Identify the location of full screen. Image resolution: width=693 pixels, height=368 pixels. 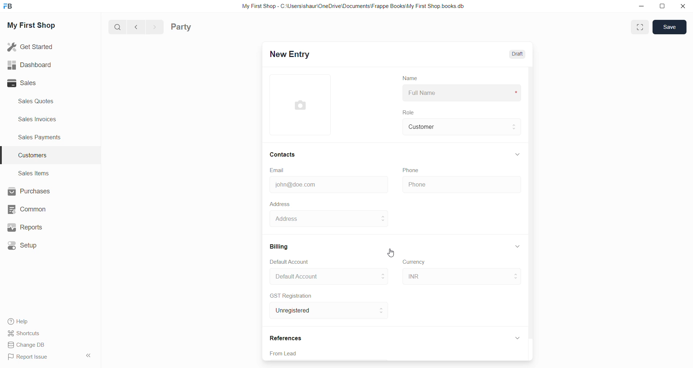
(640, 27).